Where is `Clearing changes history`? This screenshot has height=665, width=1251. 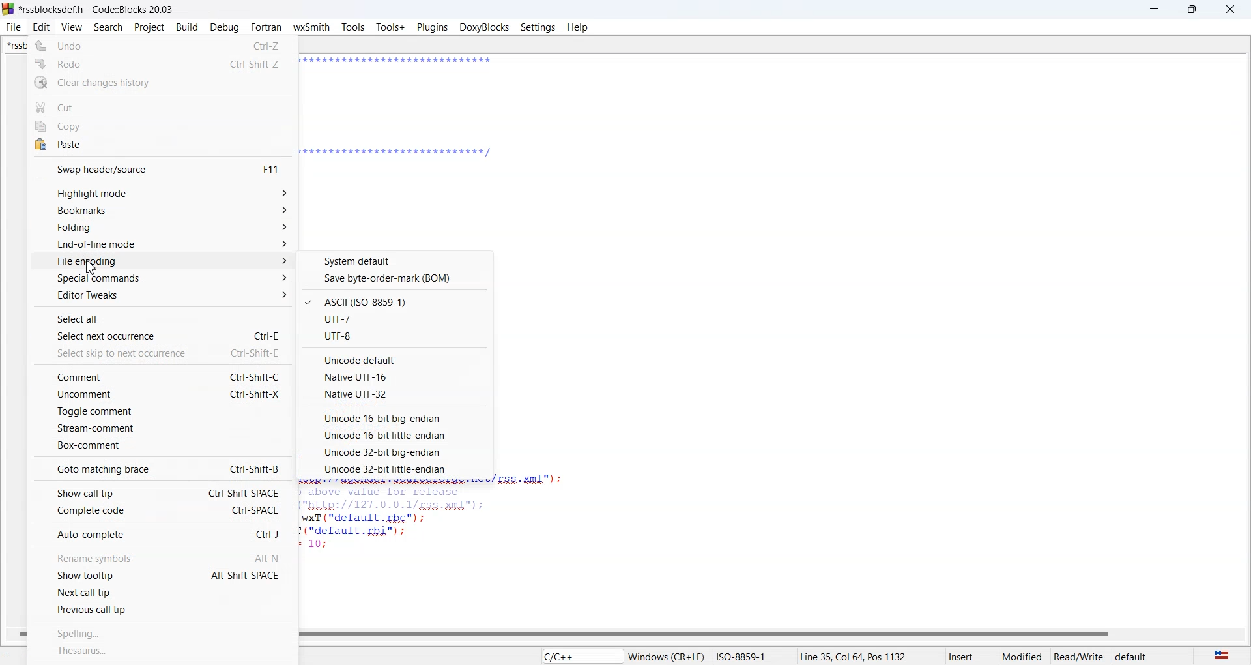 Clearing changes history is located at coordinates (162, 83).